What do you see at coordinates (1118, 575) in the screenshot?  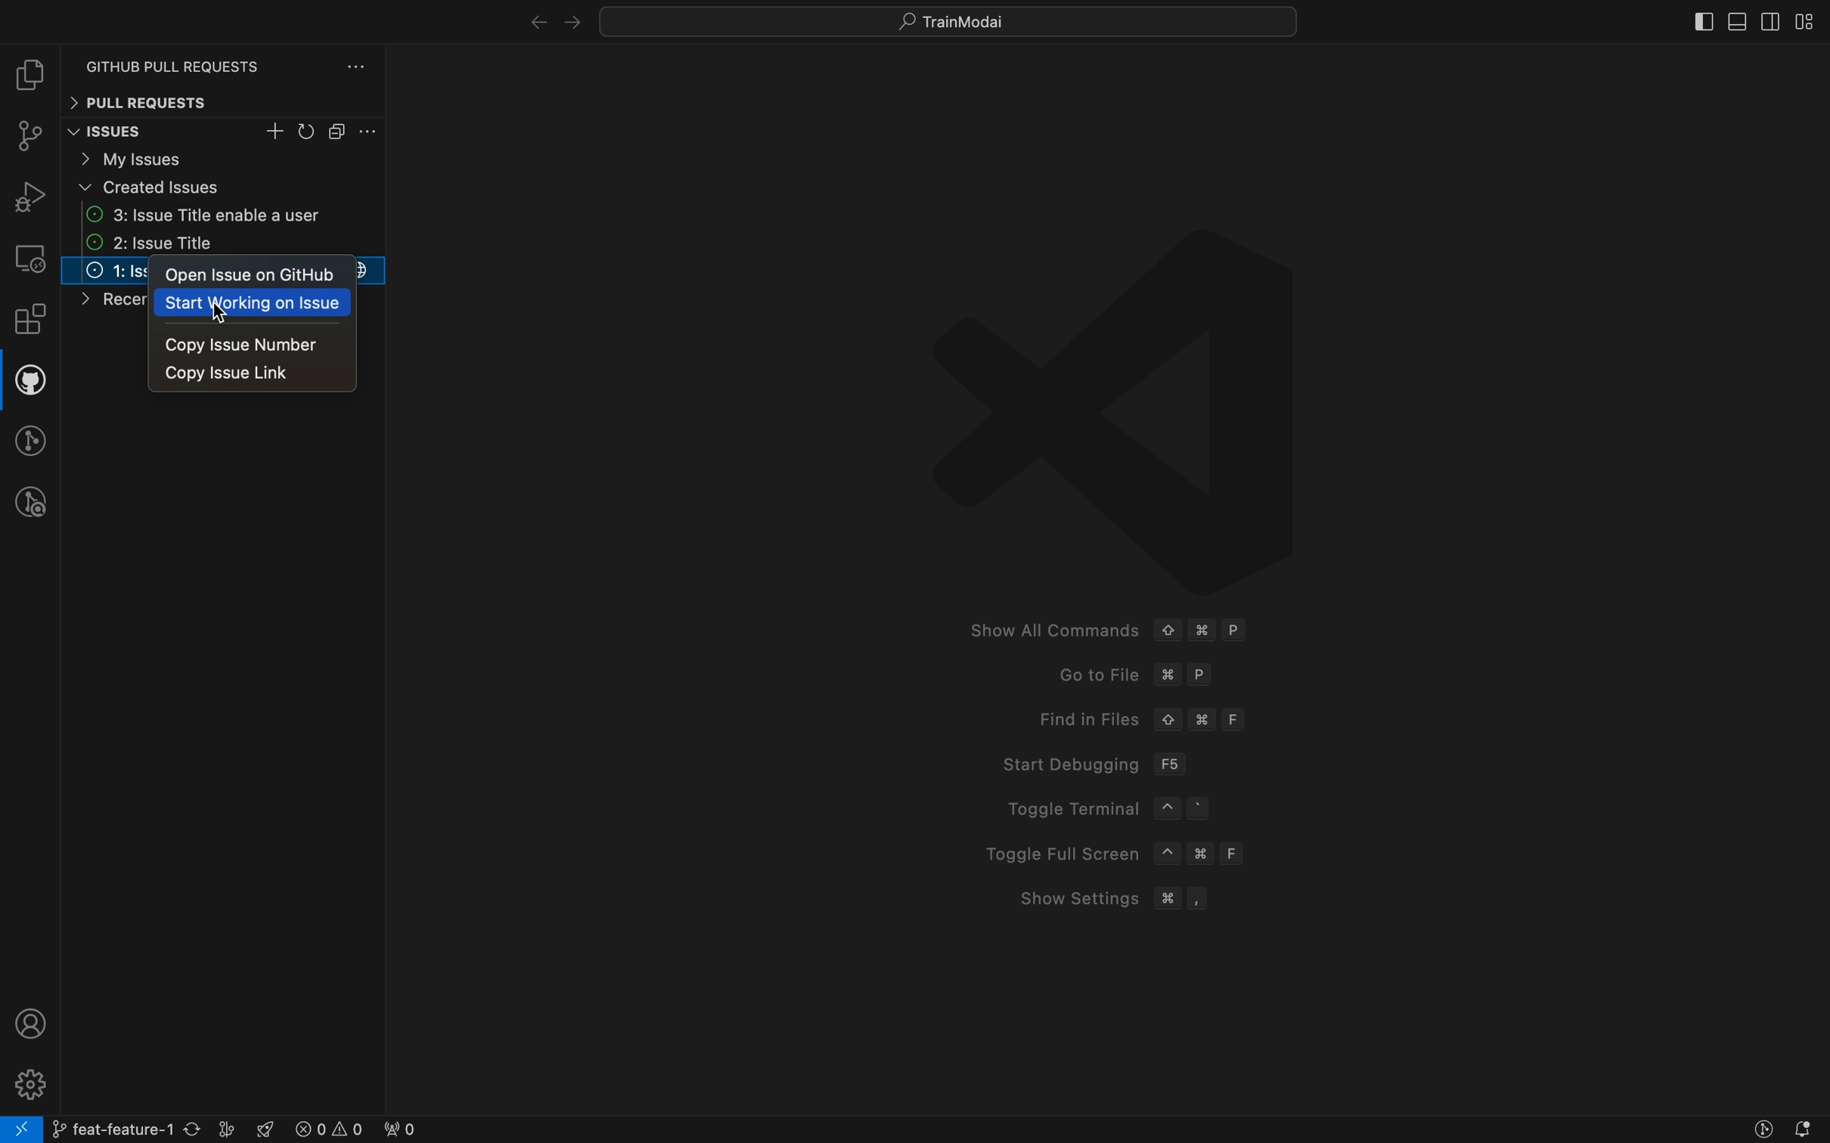 I see `welcome screen` at bounding box center [1118, 575].